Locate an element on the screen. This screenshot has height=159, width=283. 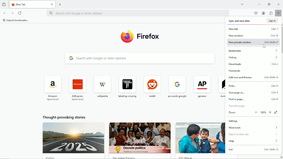
new tab is located at coordinates (60, 4).